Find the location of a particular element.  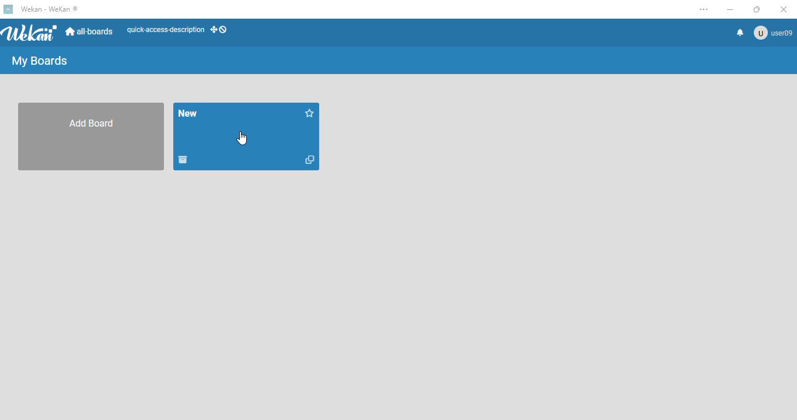

new is located at coordinates (188, 113).